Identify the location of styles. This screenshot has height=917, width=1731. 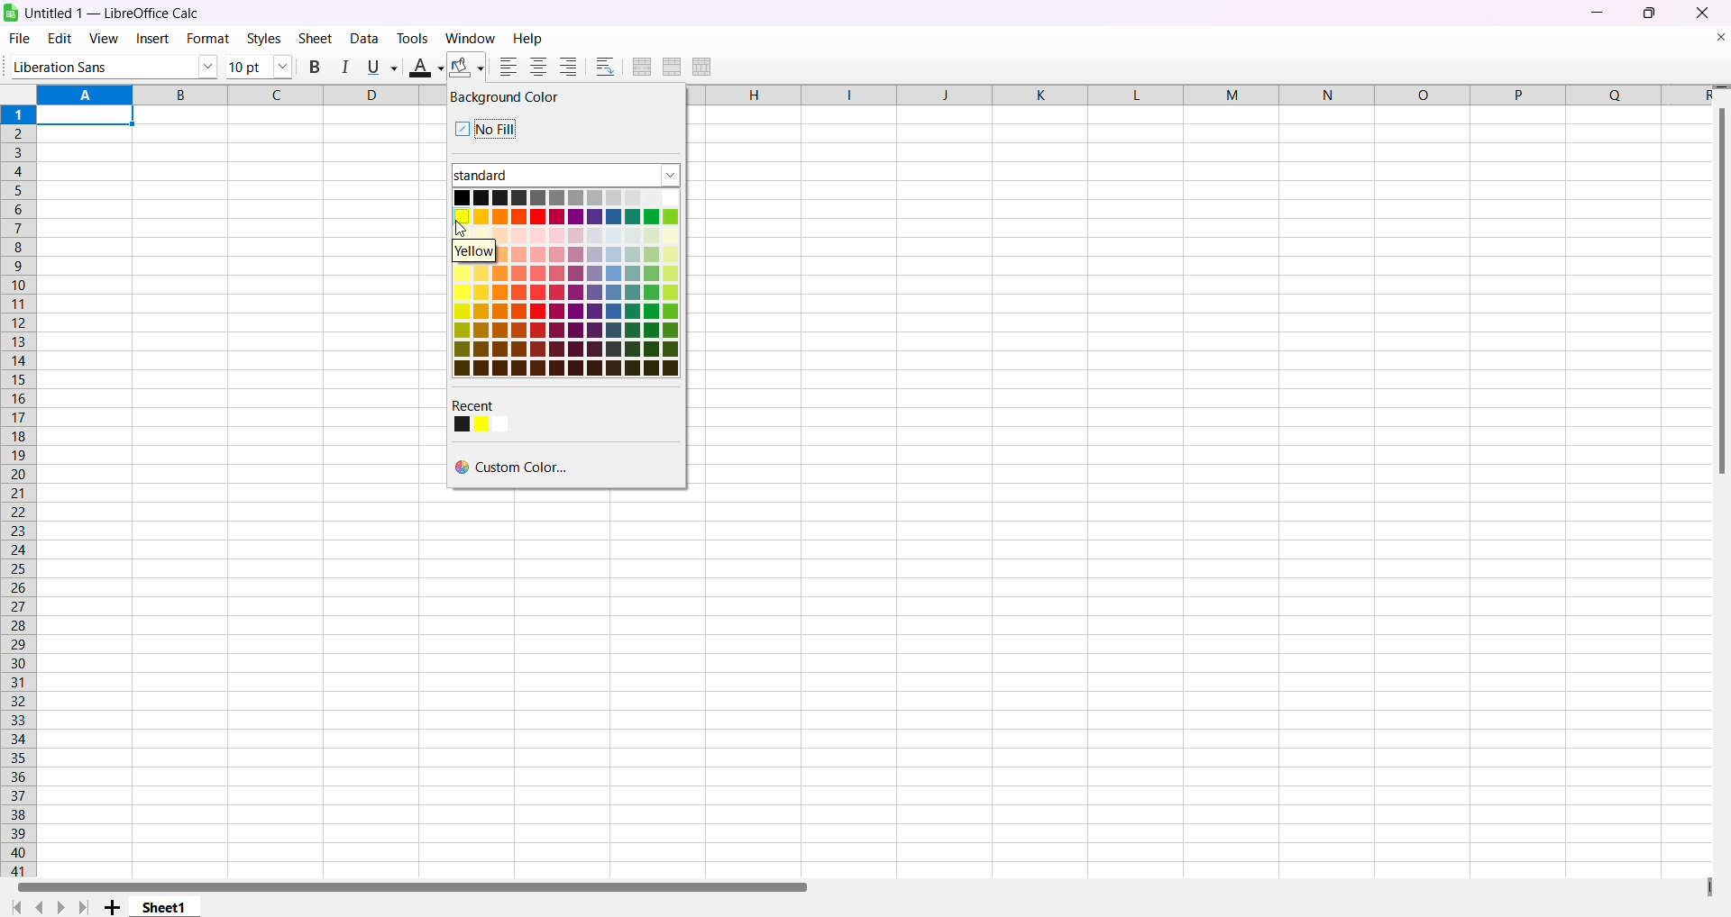
(262, 38).